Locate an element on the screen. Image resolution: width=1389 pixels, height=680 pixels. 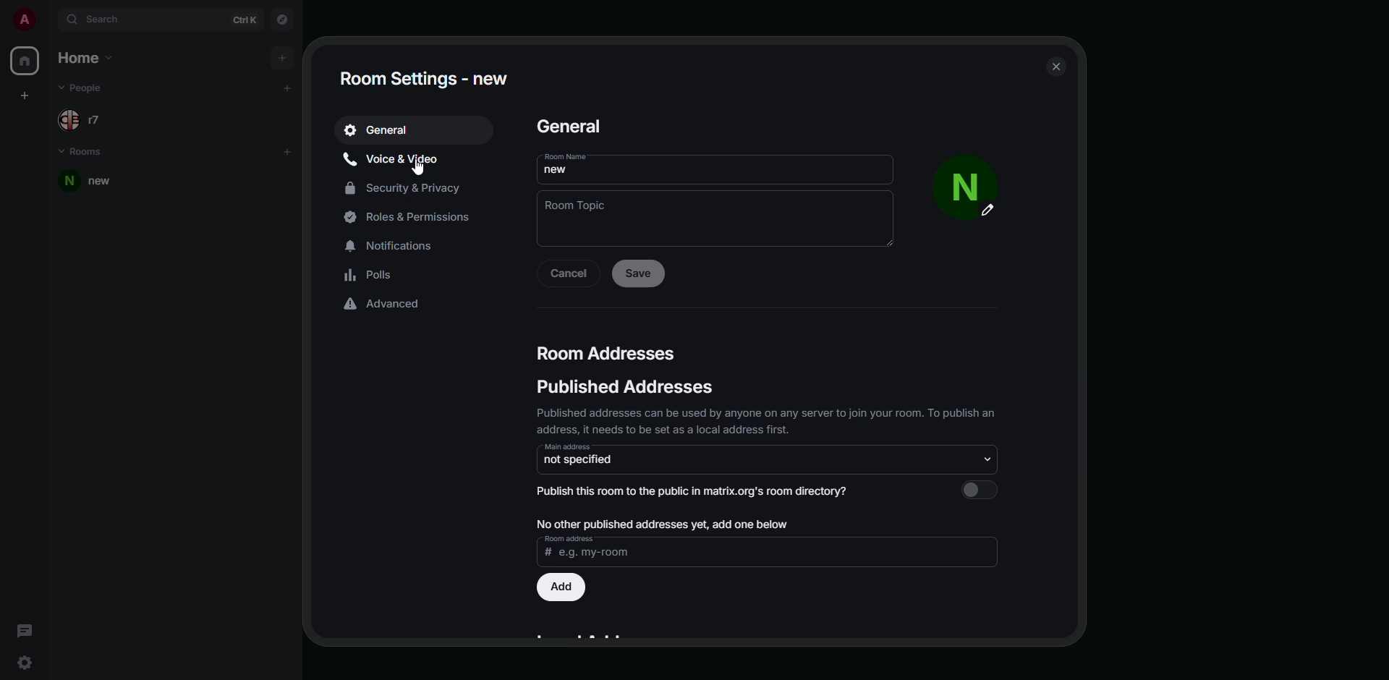
Publish this room to the public in matrix.org's room directory? is located at coordinates (697, 494).